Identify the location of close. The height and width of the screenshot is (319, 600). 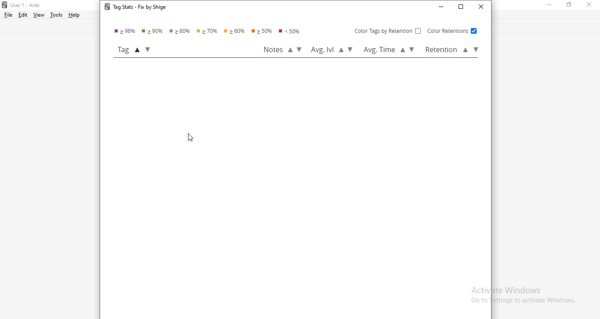
(481, 7).